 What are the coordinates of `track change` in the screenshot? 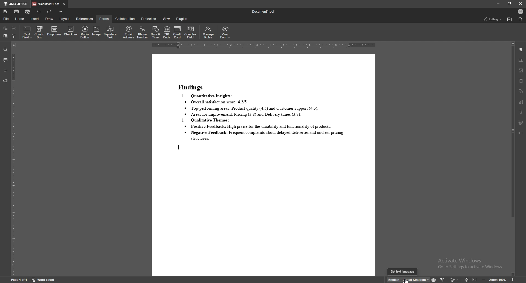 It's located at (454, 280).